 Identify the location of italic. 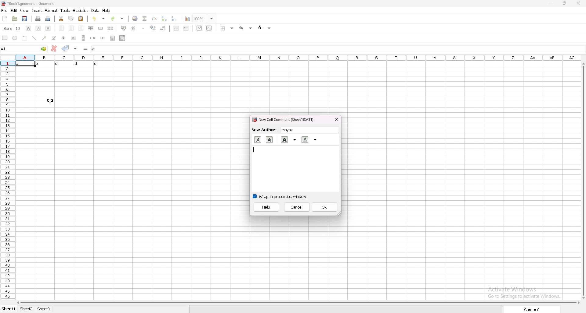
(258, 140).